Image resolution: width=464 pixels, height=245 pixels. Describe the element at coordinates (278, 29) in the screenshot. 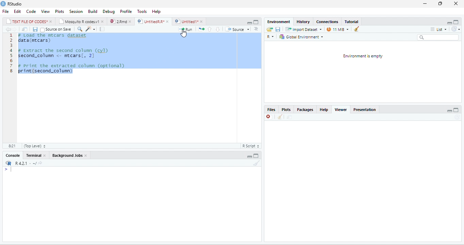

I see `save ` at that location.